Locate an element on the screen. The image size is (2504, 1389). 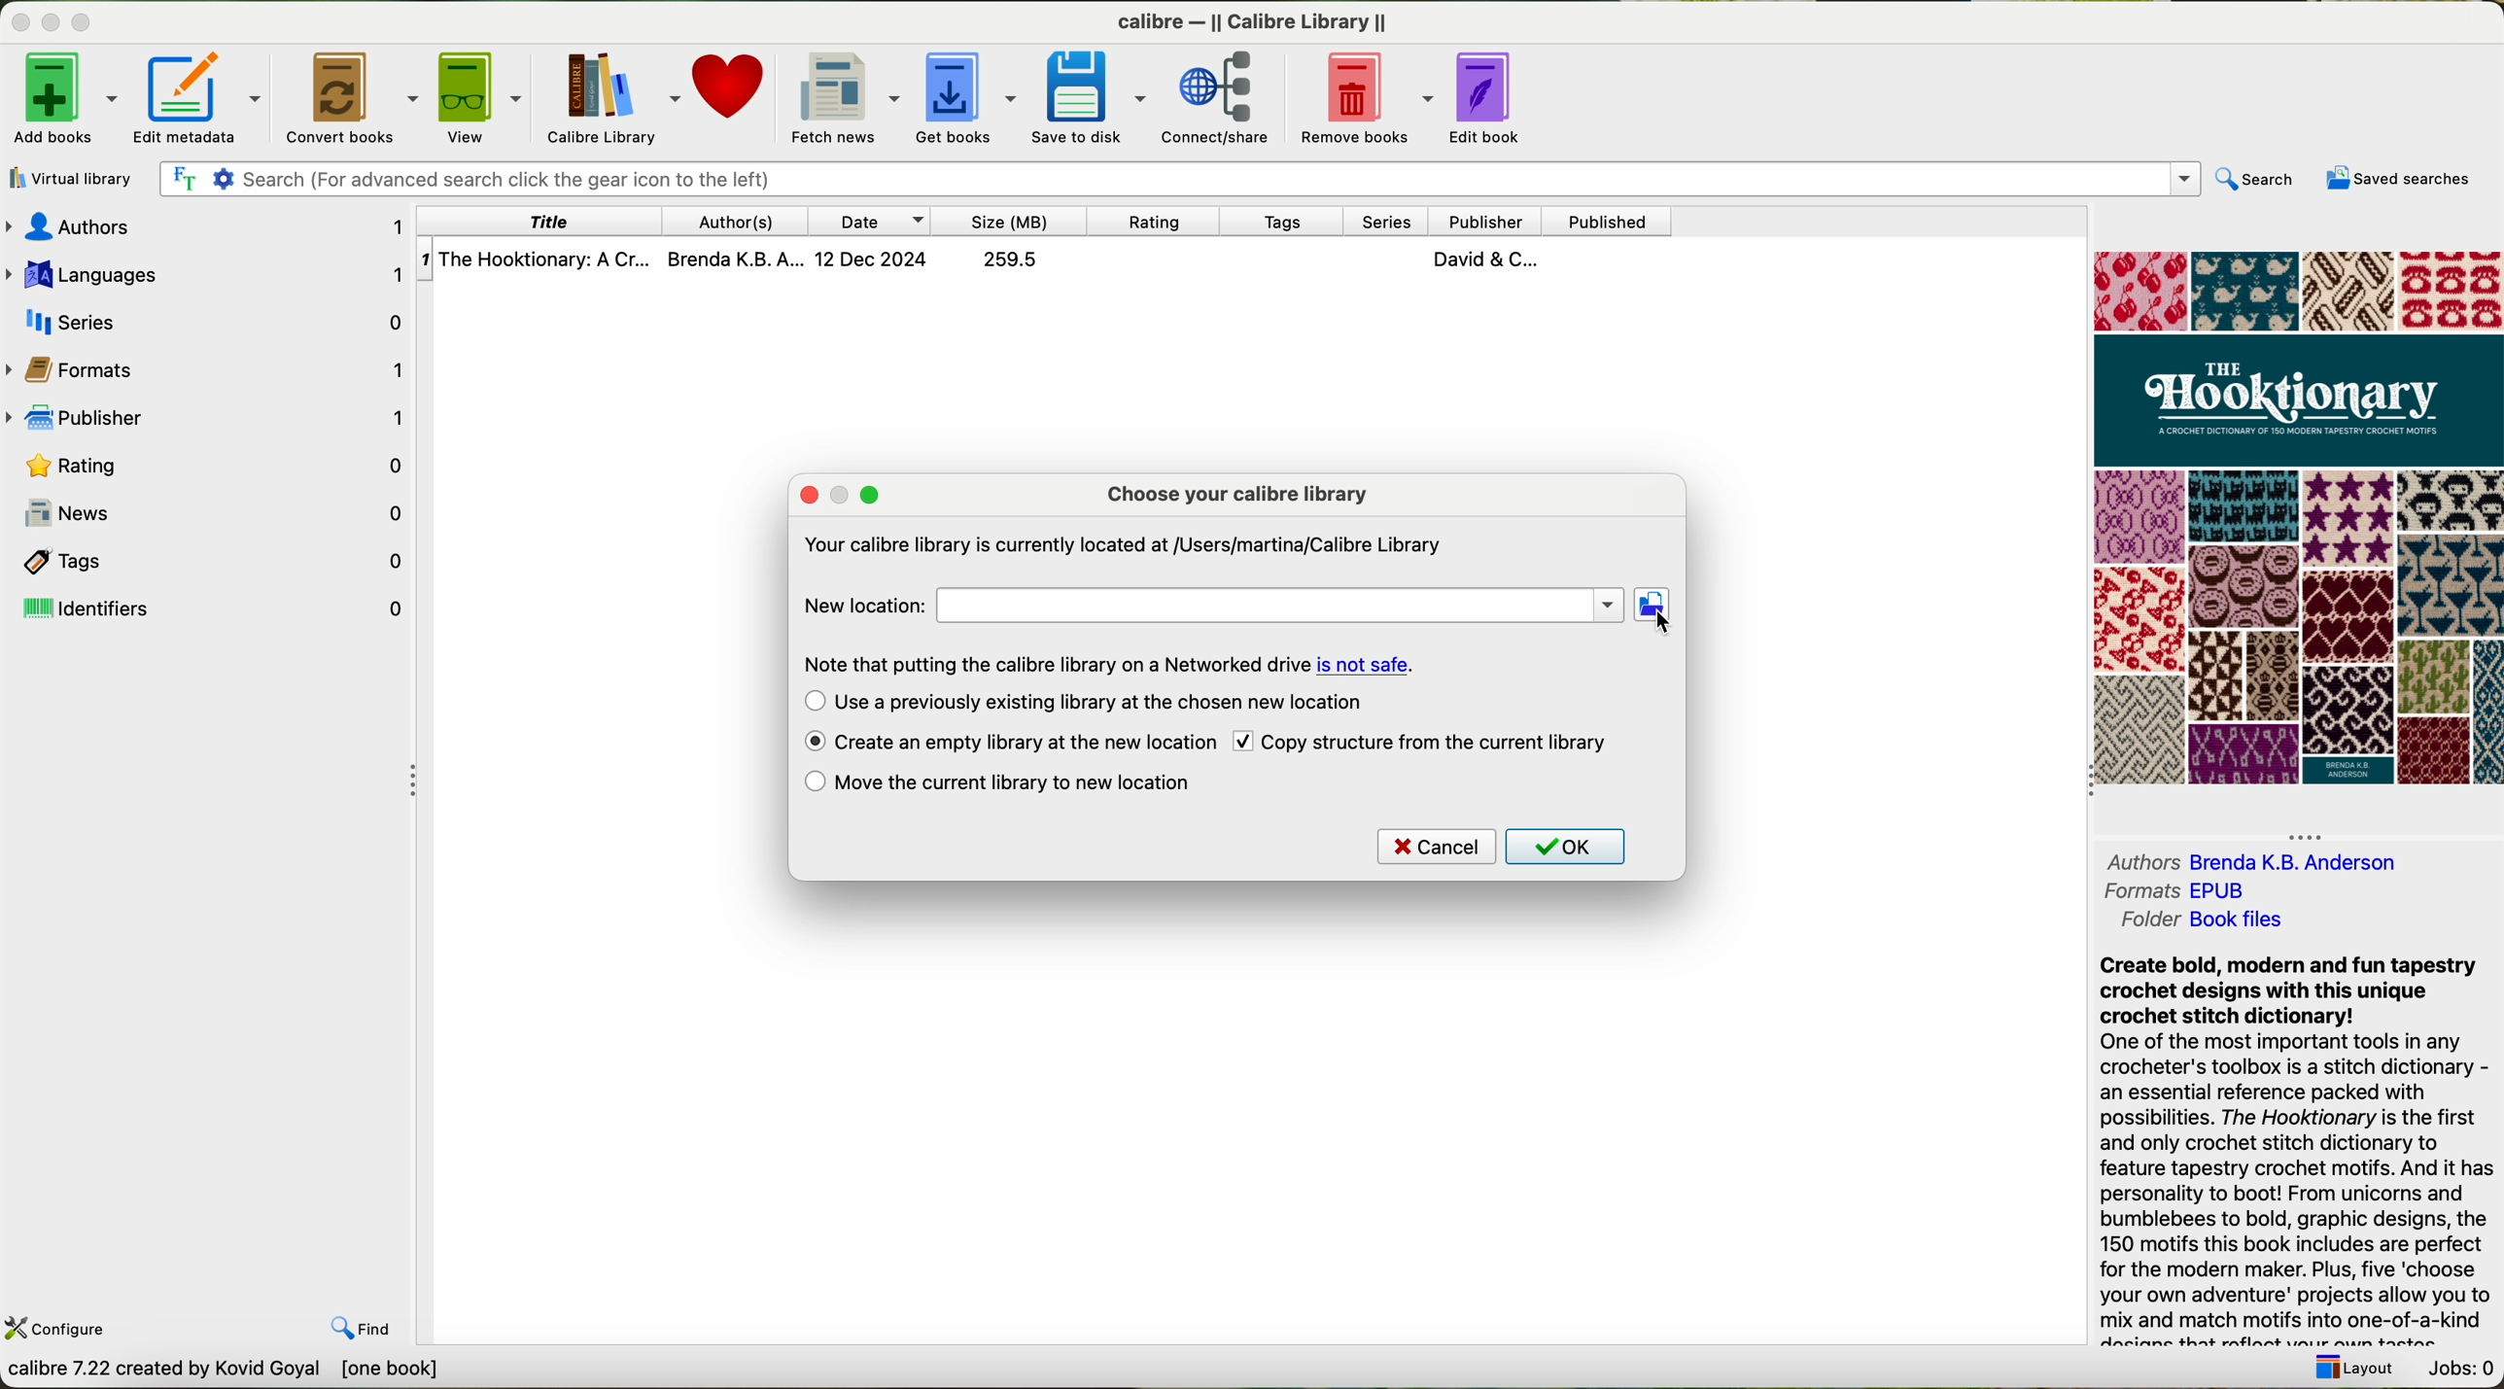
published is located at coordinates (1615, 220).